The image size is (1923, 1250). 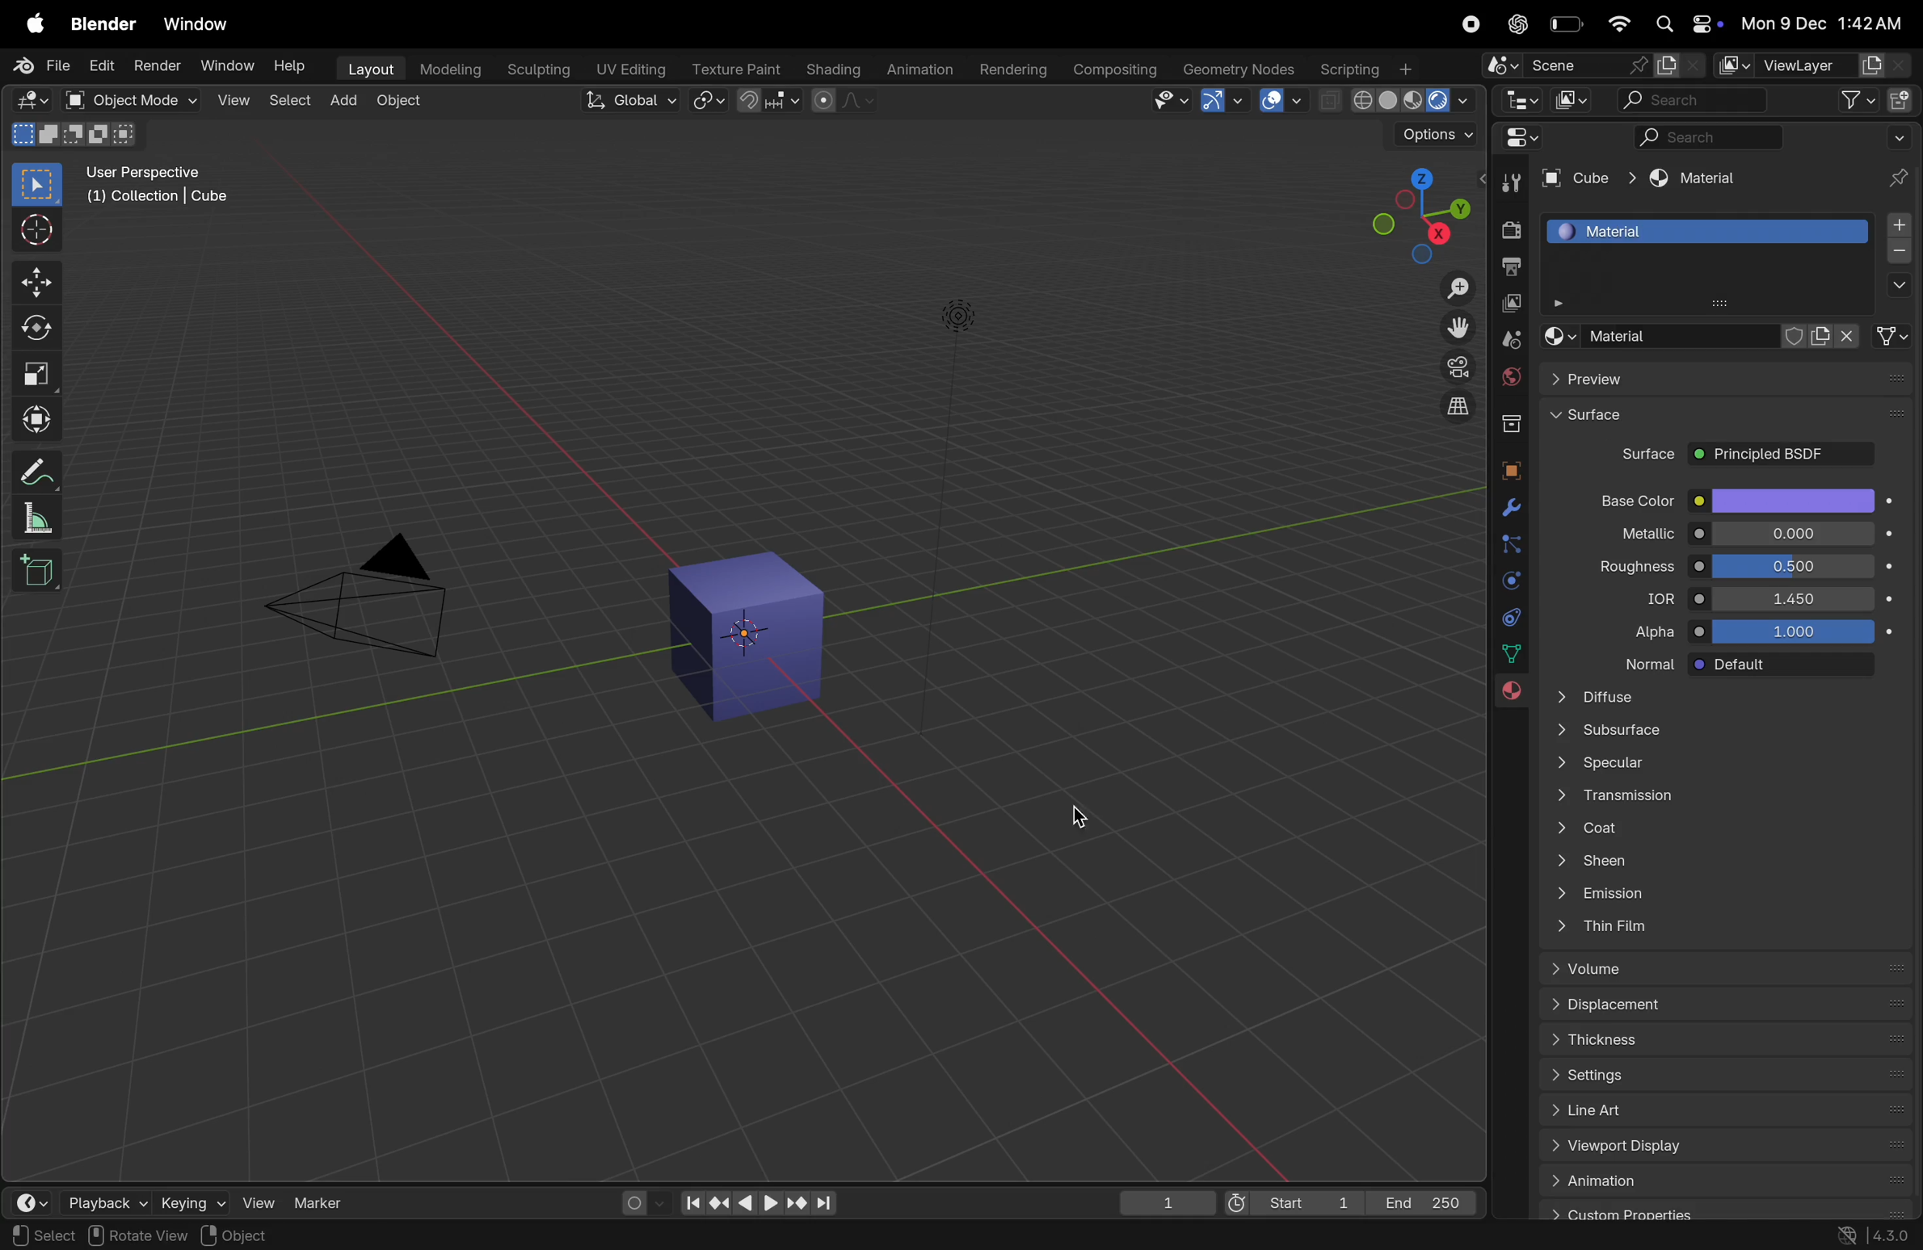 What do you see at coordinates (1718, 1210) in the screenshot?
I see `custom properties` at bounding box center [1718, 1210].